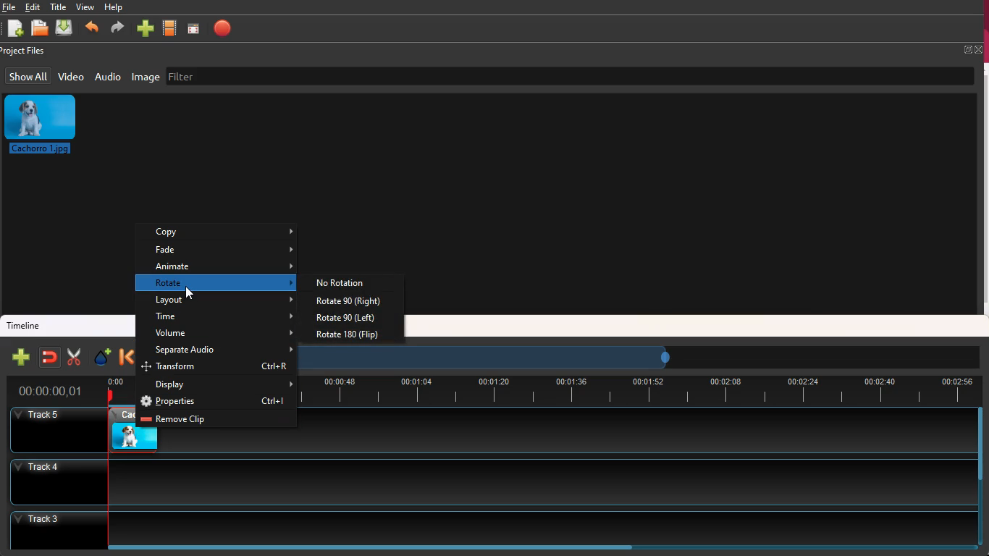 This screenshot has height=556, width=989. I want to click on display, so click(217, 385).